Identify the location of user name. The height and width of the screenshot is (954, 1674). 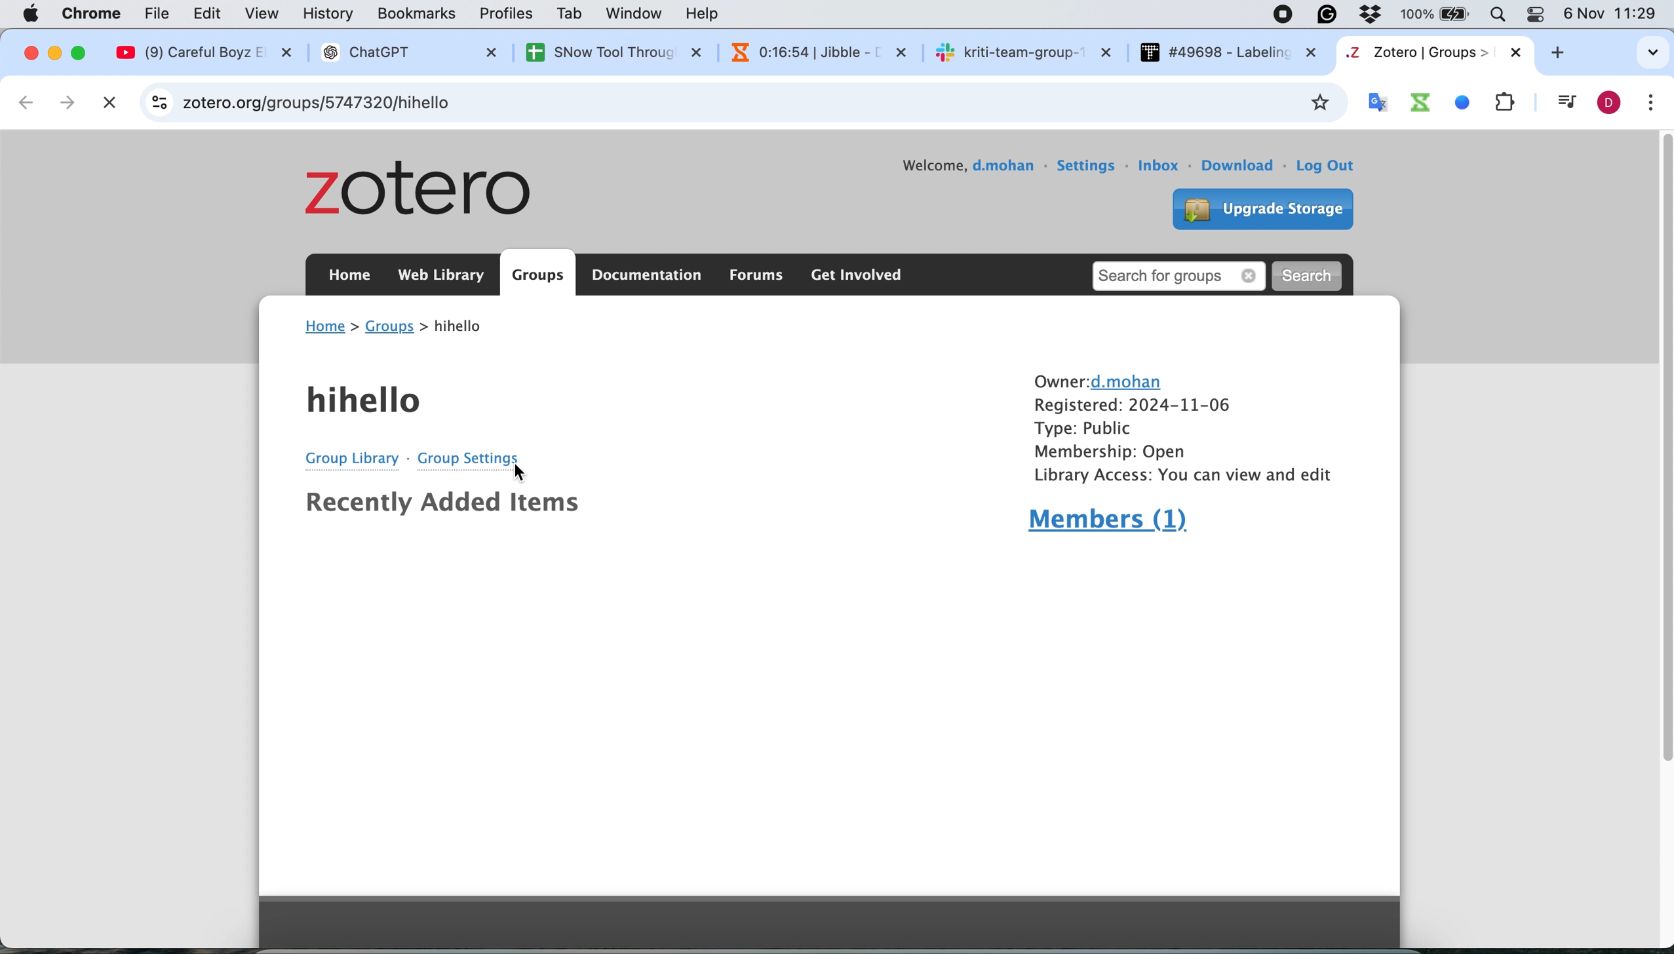
(1003, 169).